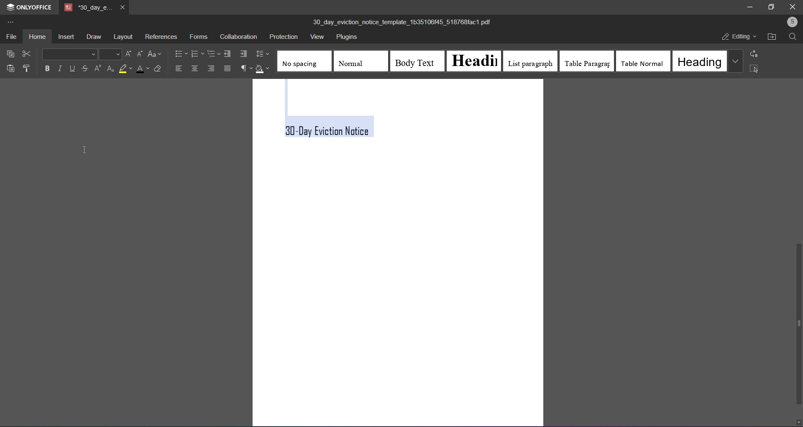  Describe the element at coordinates (304, 62) in the screenshot. I see `no spacing` at that location.